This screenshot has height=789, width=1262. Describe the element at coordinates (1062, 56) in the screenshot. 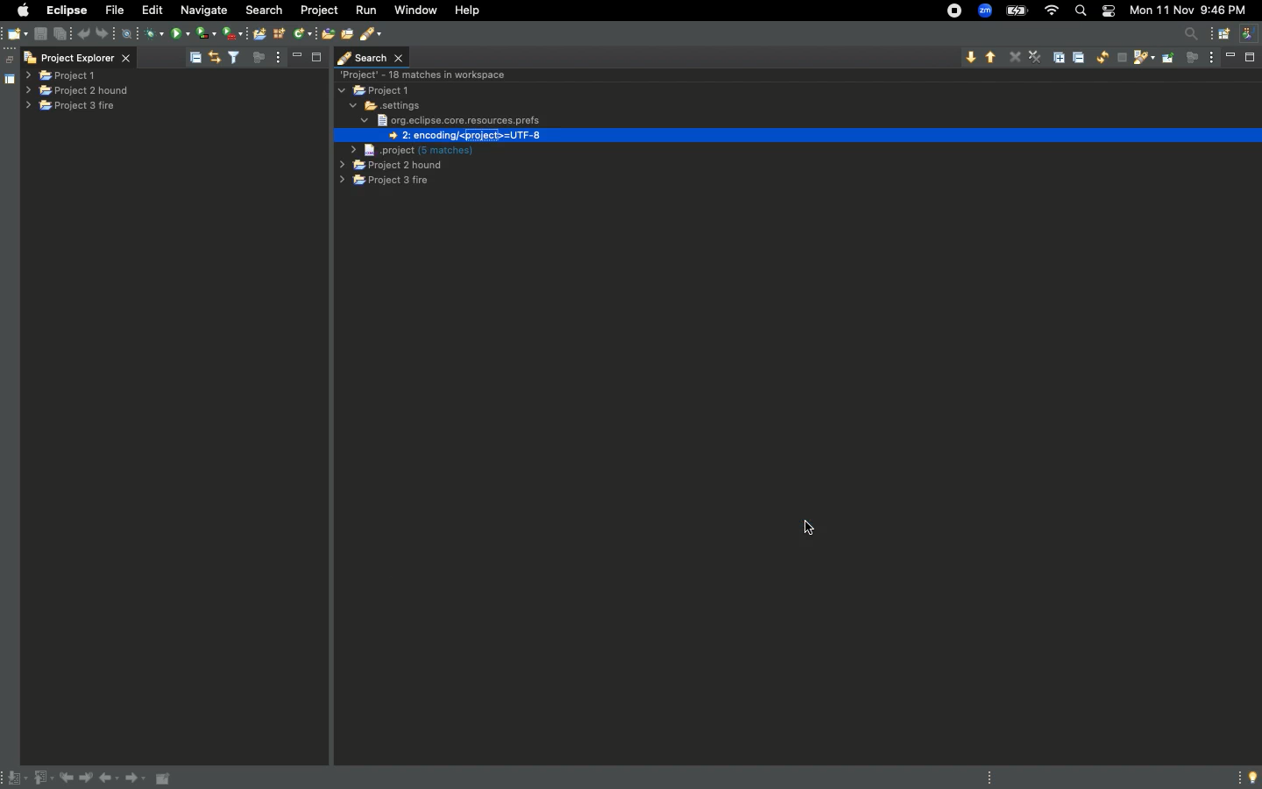

I see `Expand all` at that location.